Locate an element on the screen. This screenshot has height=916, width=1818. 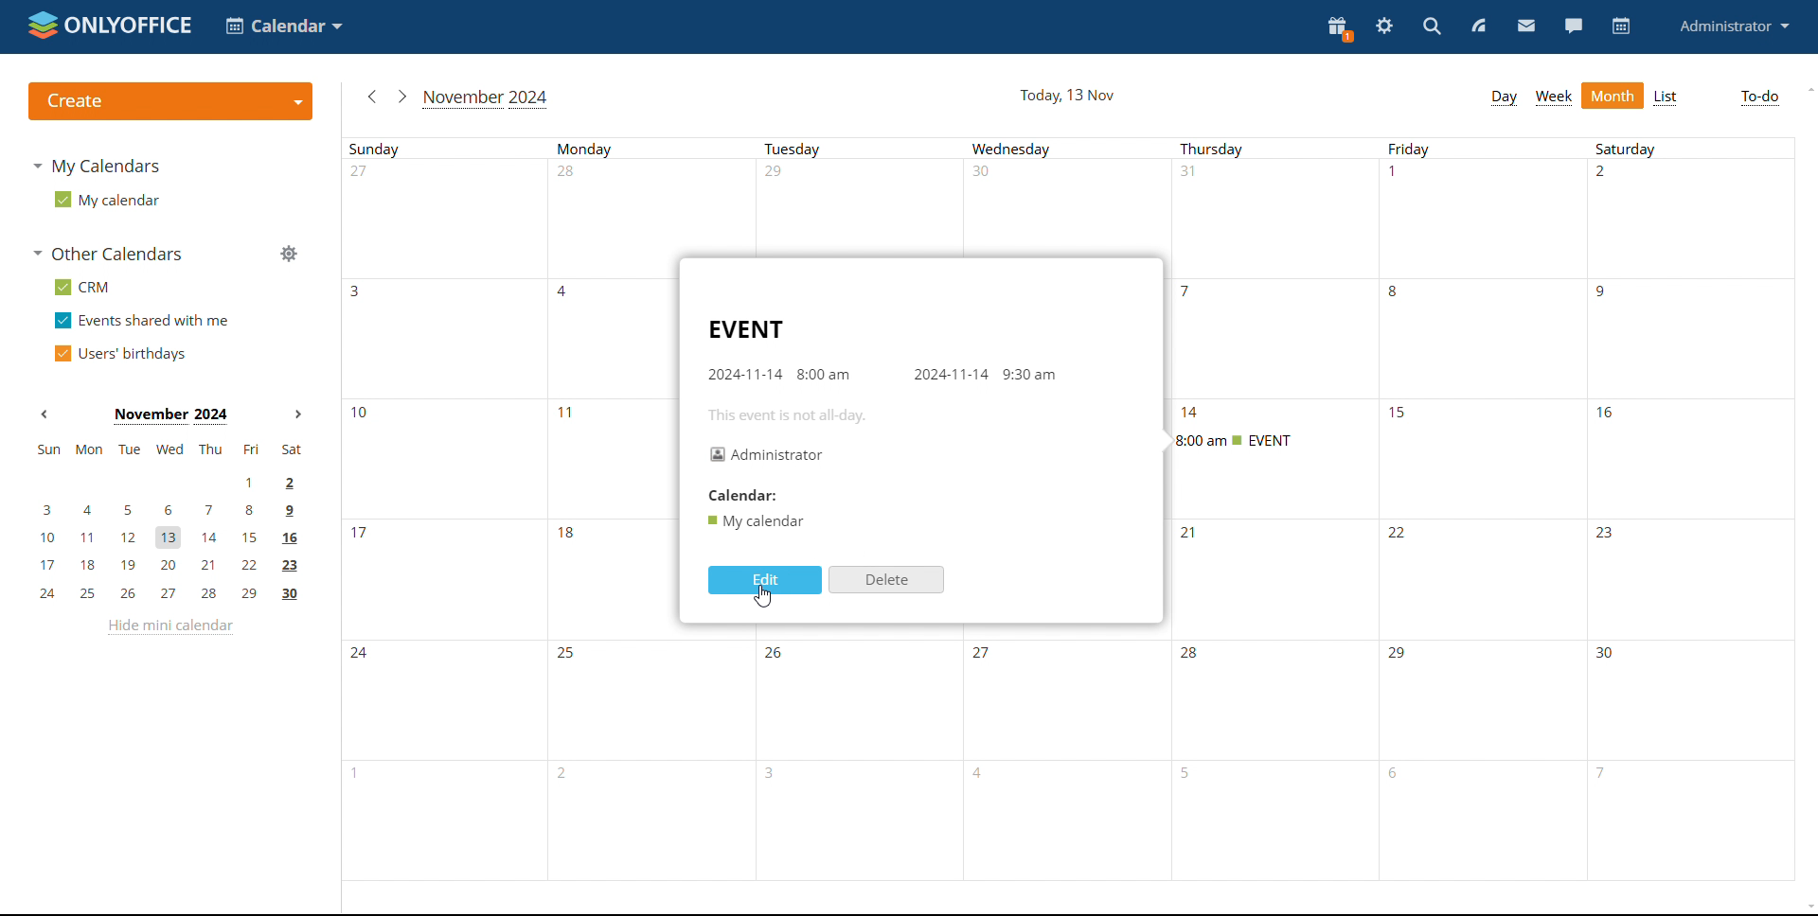
edit is located at coordinates (765, 580).